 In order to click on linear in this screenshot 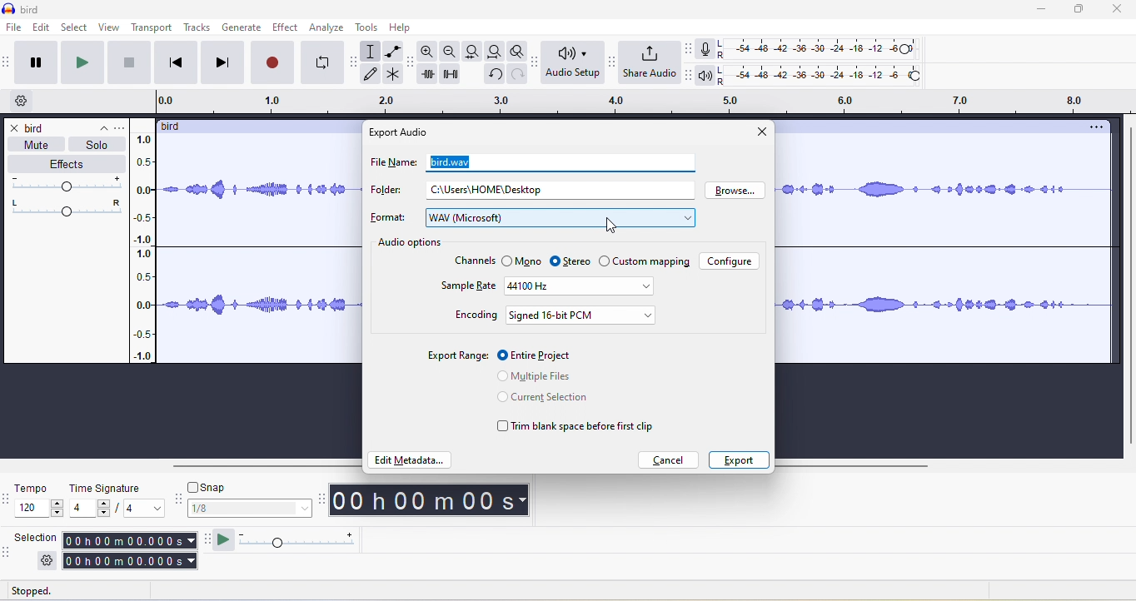, I will do `click(146, 251)`.